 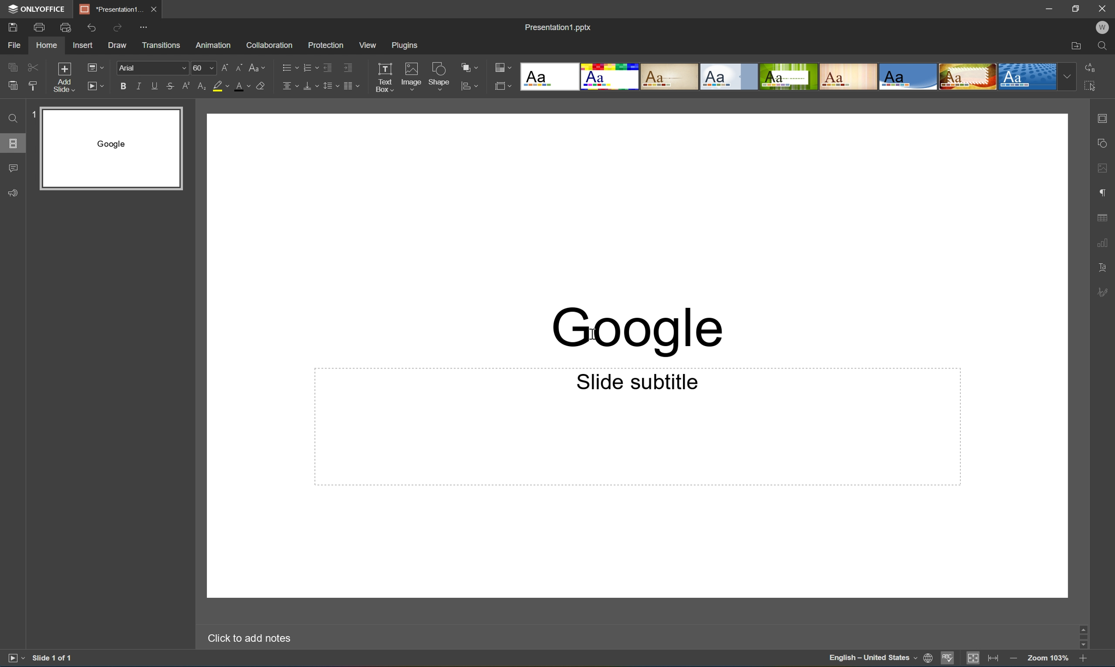 I want to click on Paragraph settings, so click(x=1102, y=194).